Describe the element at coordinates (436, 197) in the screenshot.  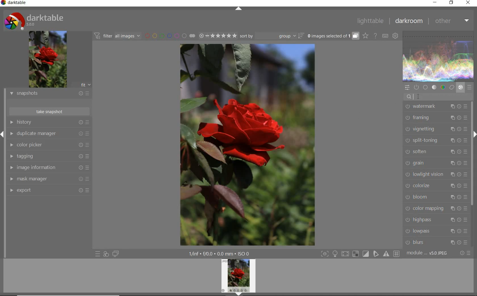
I see `bloom` at that location.